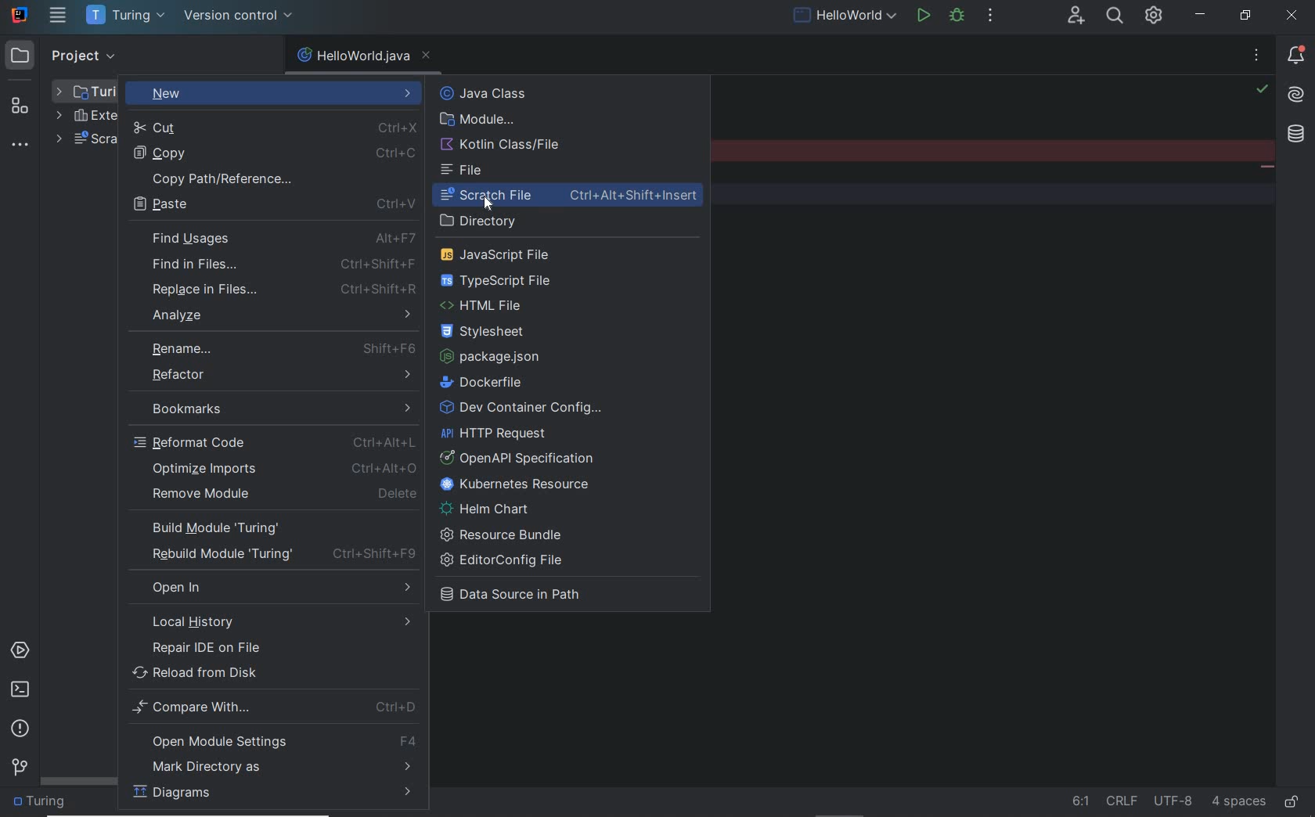  I want to click on find usages, so click(283, 239).